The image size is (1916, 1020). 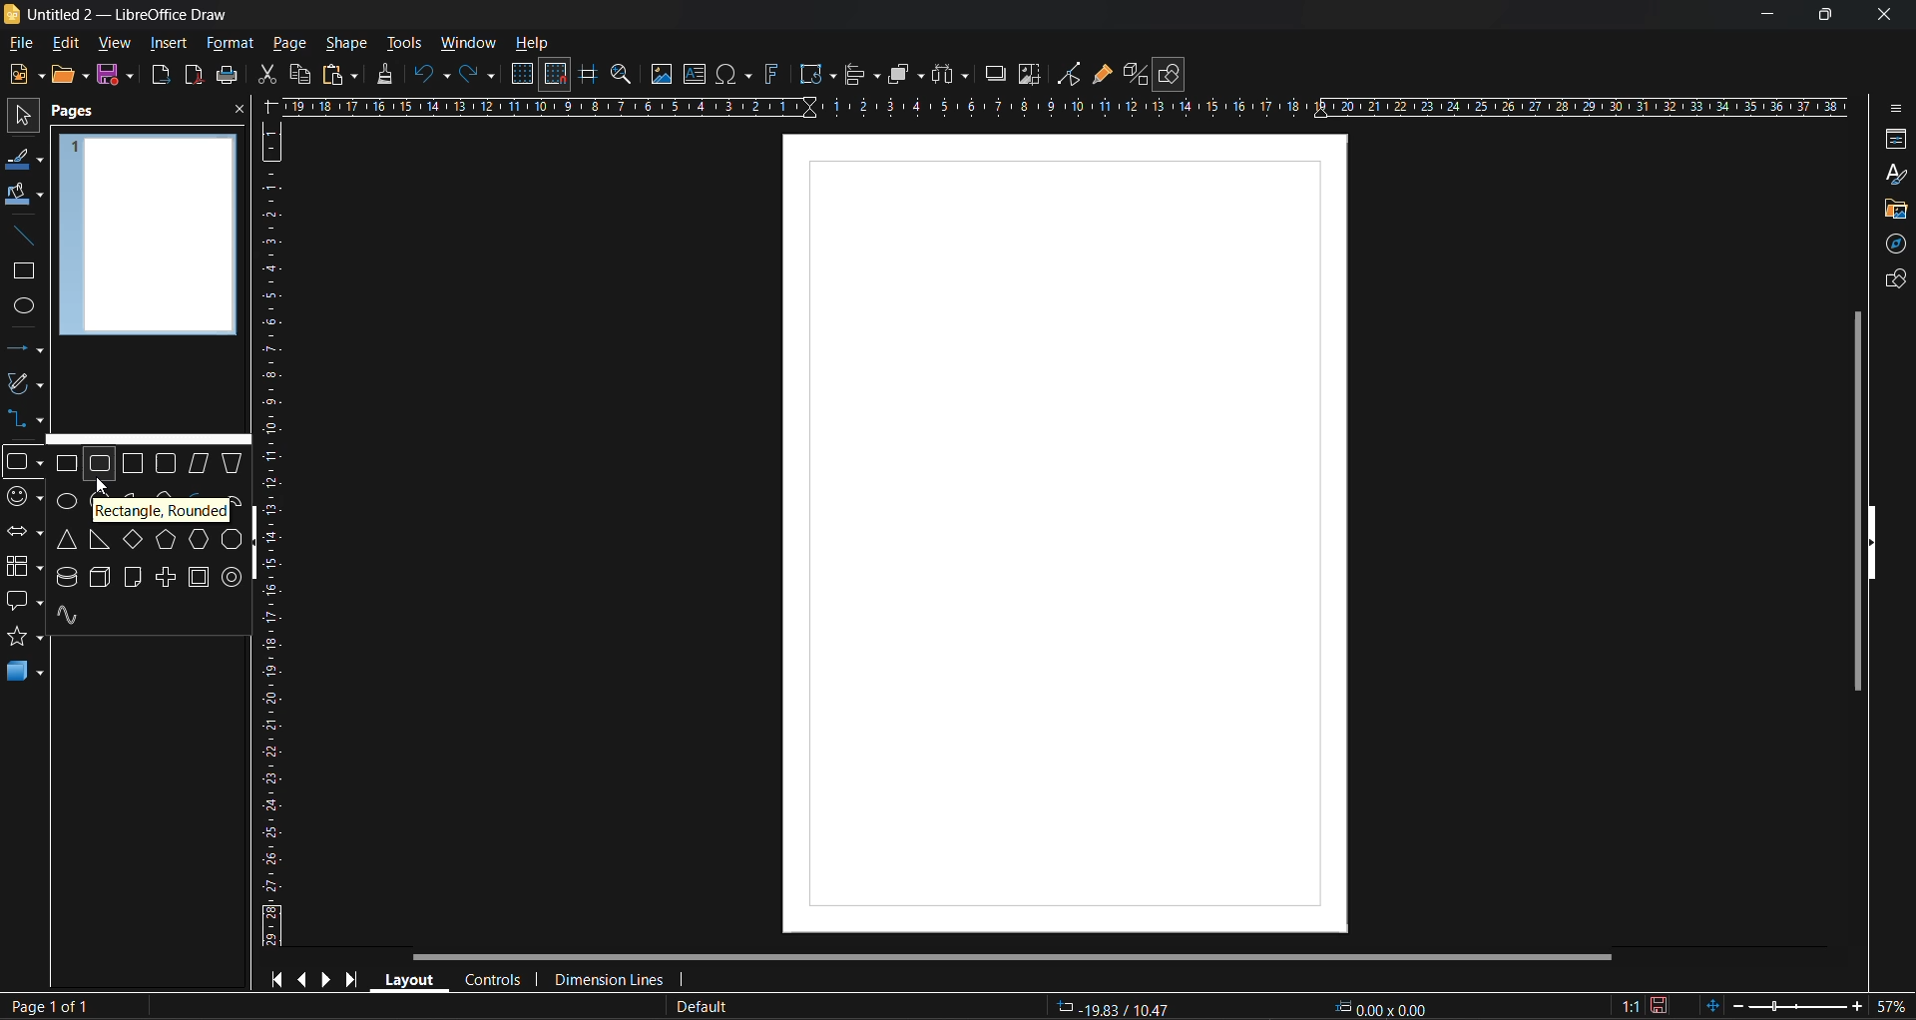 What do you see at coordinates (1794, 1005) in the screenshot?
I see `zoom slider` at bounding box center [1794, 1005].